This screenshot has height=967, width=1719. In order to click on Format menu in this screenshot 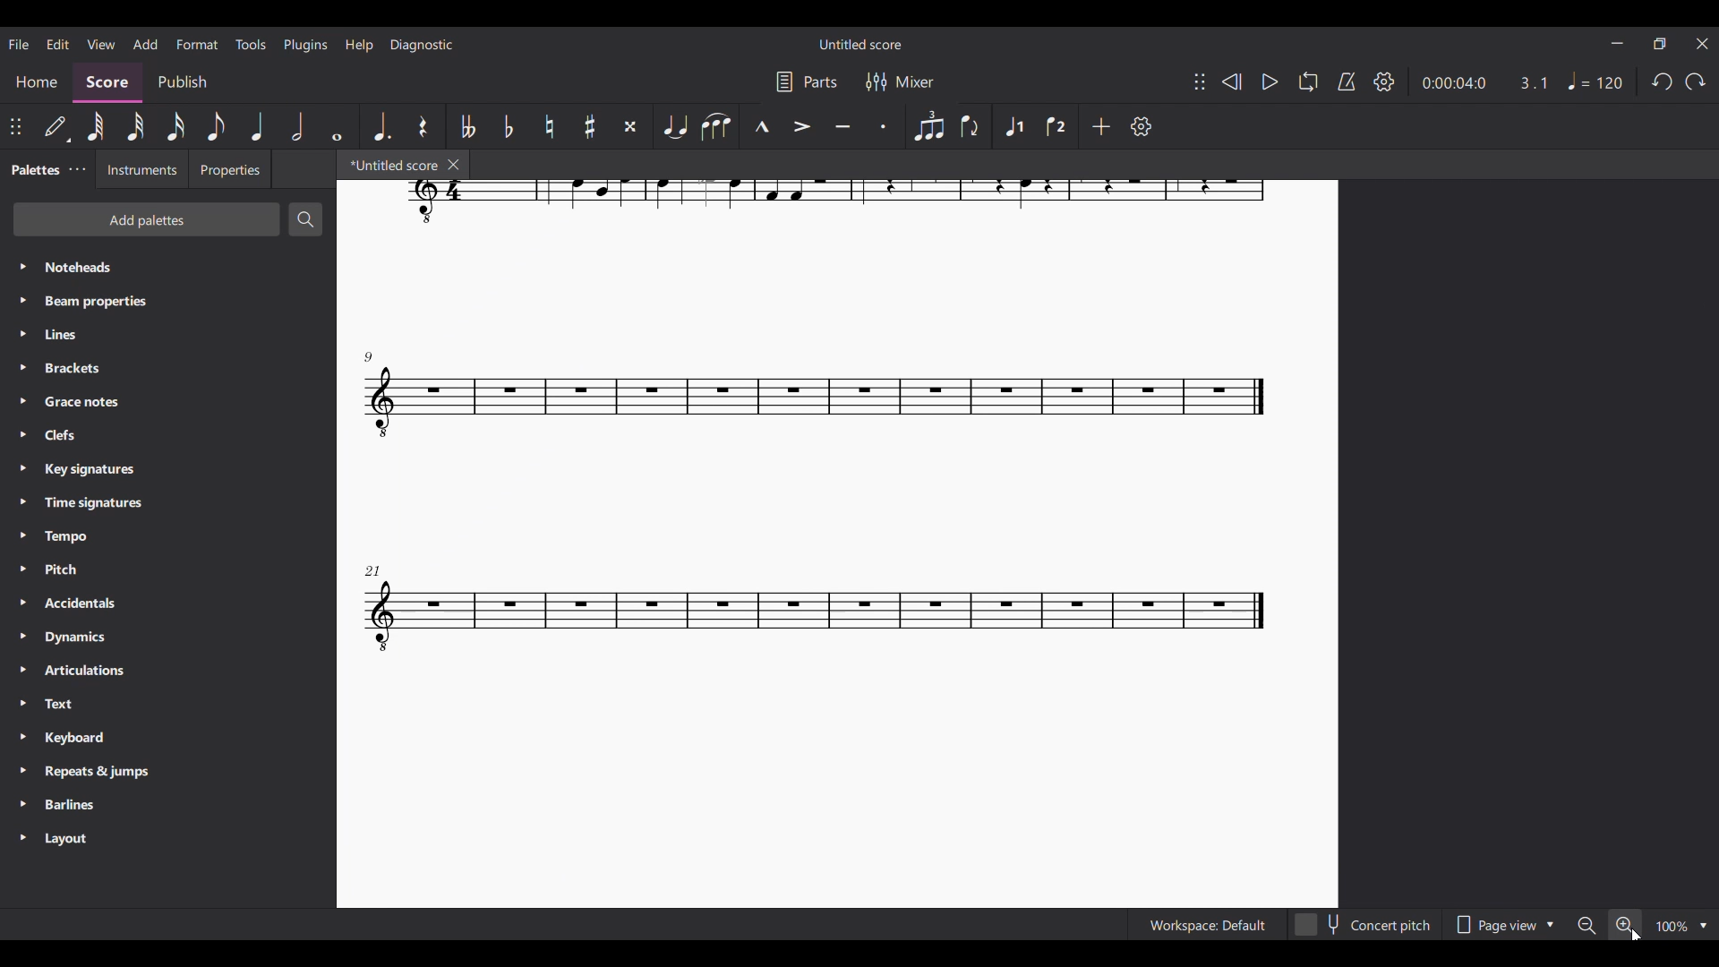, I will do `click(198, 44)`.